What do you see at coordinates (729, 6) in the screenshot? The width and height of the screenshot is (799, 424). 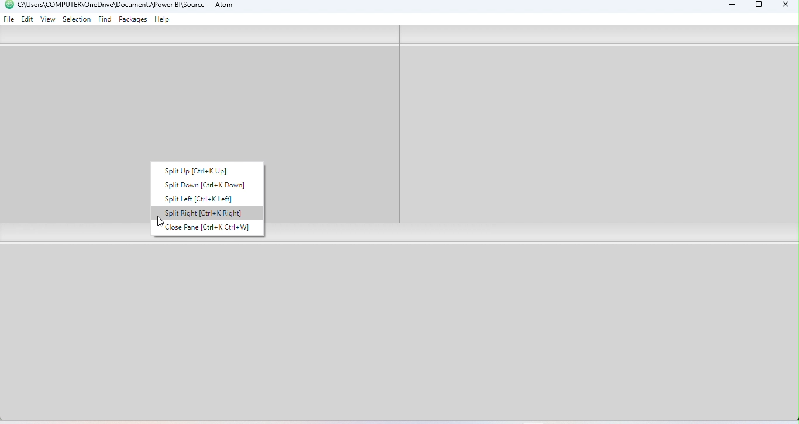 I see `Minimize` at bounding box center [729, 6].